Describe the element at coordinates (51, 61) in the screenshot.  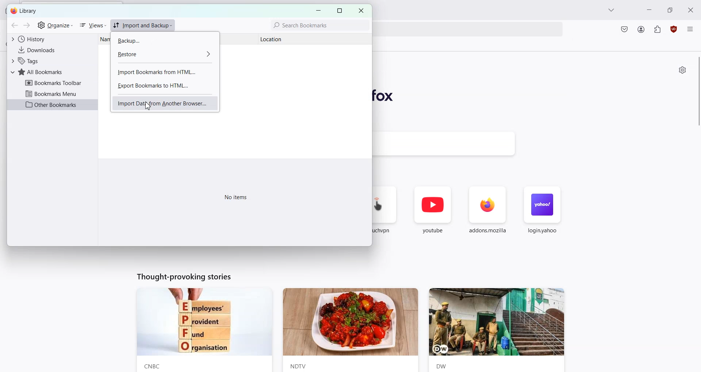
I see `Tags` at that location.